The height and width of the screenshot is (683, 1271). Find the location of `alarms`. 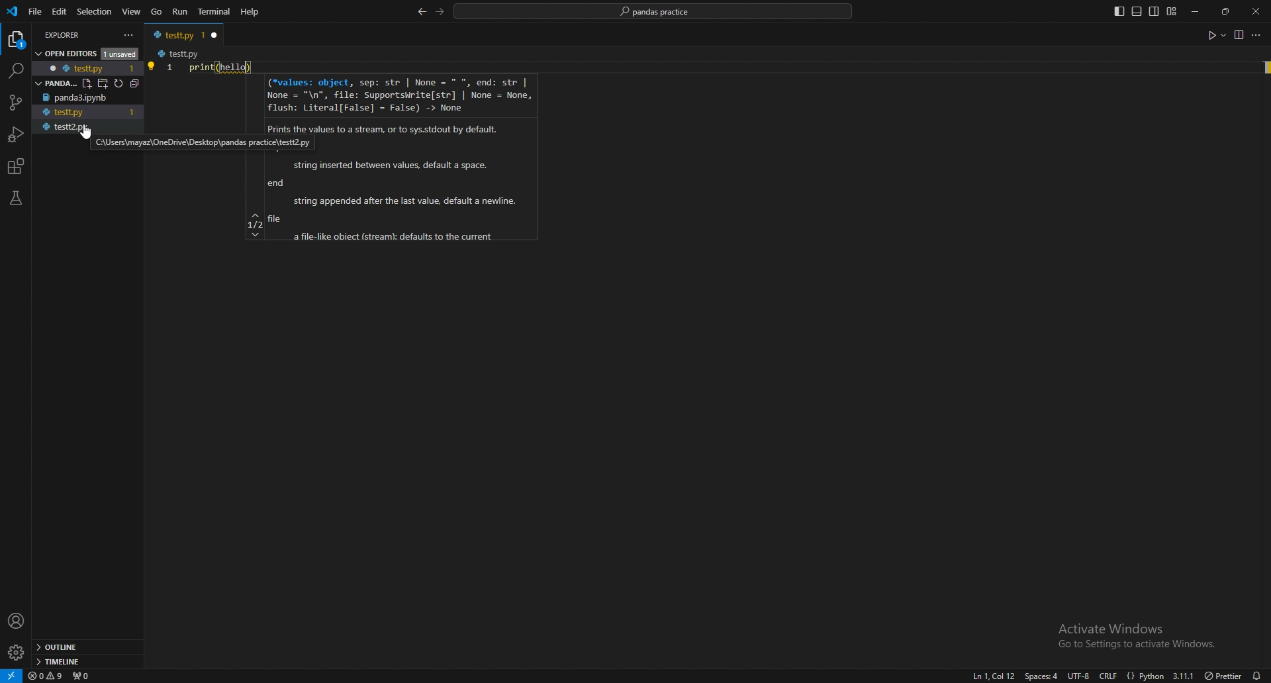

alarms is located at coordinates (1257, 675).